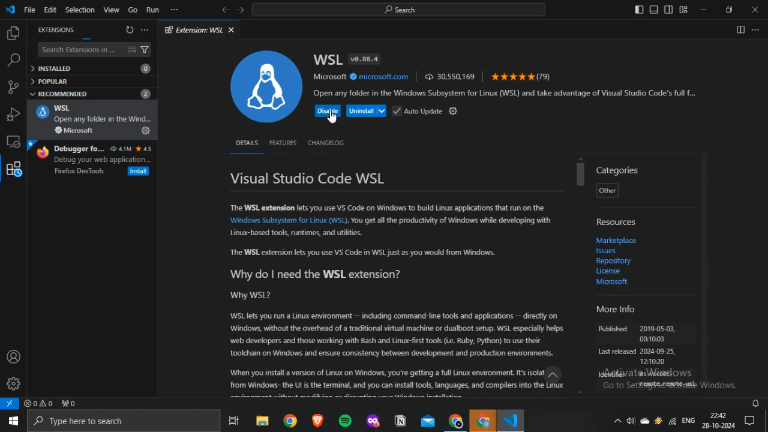  I want to click on no problems, so click(38, 403).